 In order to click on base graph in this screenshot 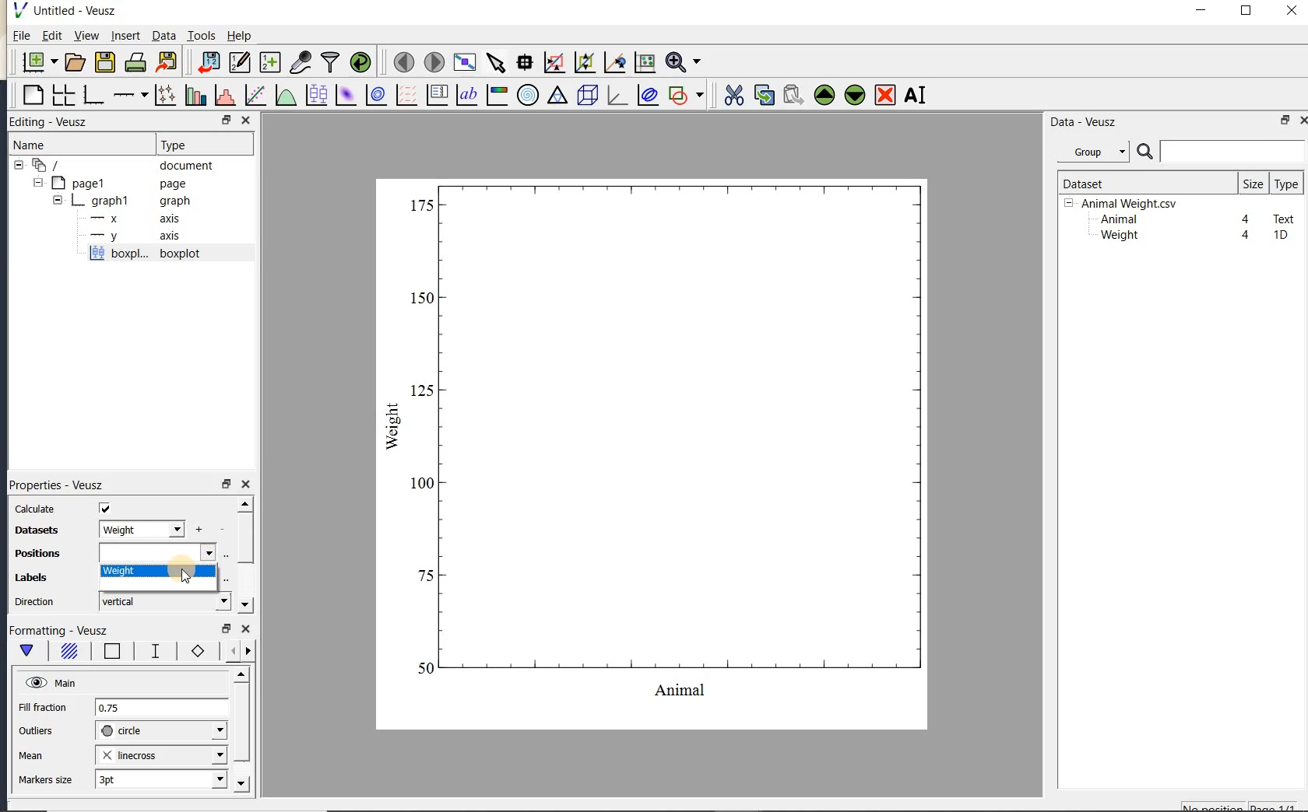, I will do `click(92, 95)`.